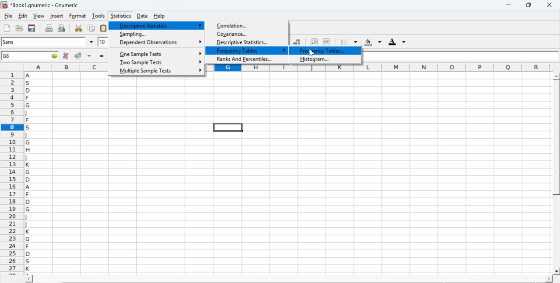 The image size is (560, 283). I want to click on frequency tables..., so click(323, 50).